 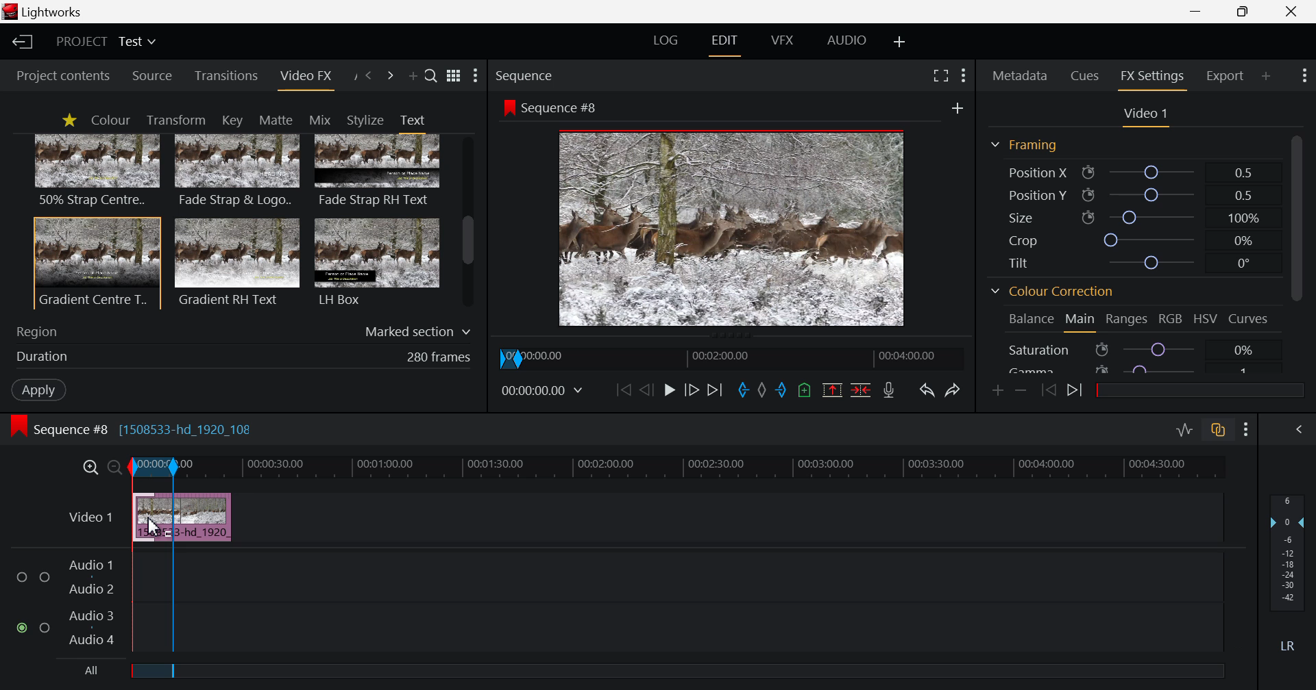 What do you see at coordinates (955, 389) in the screenshot?
I see `Redo` at bounding box center [955, 389].